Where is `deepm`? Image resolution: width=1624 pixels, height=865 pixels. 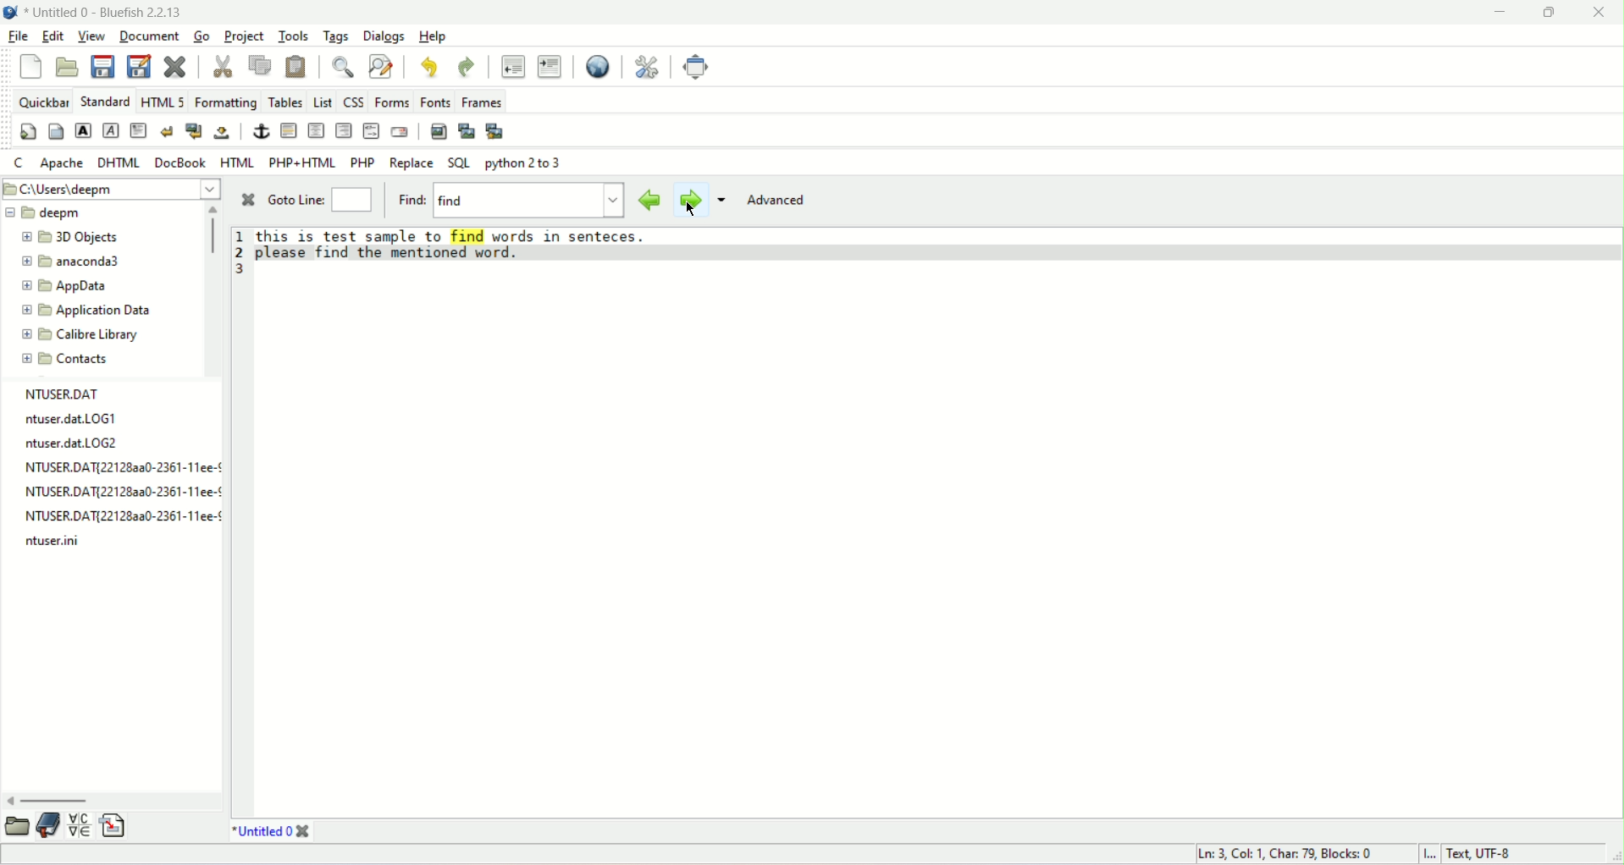
deepm is located at coordinates (47, 213).